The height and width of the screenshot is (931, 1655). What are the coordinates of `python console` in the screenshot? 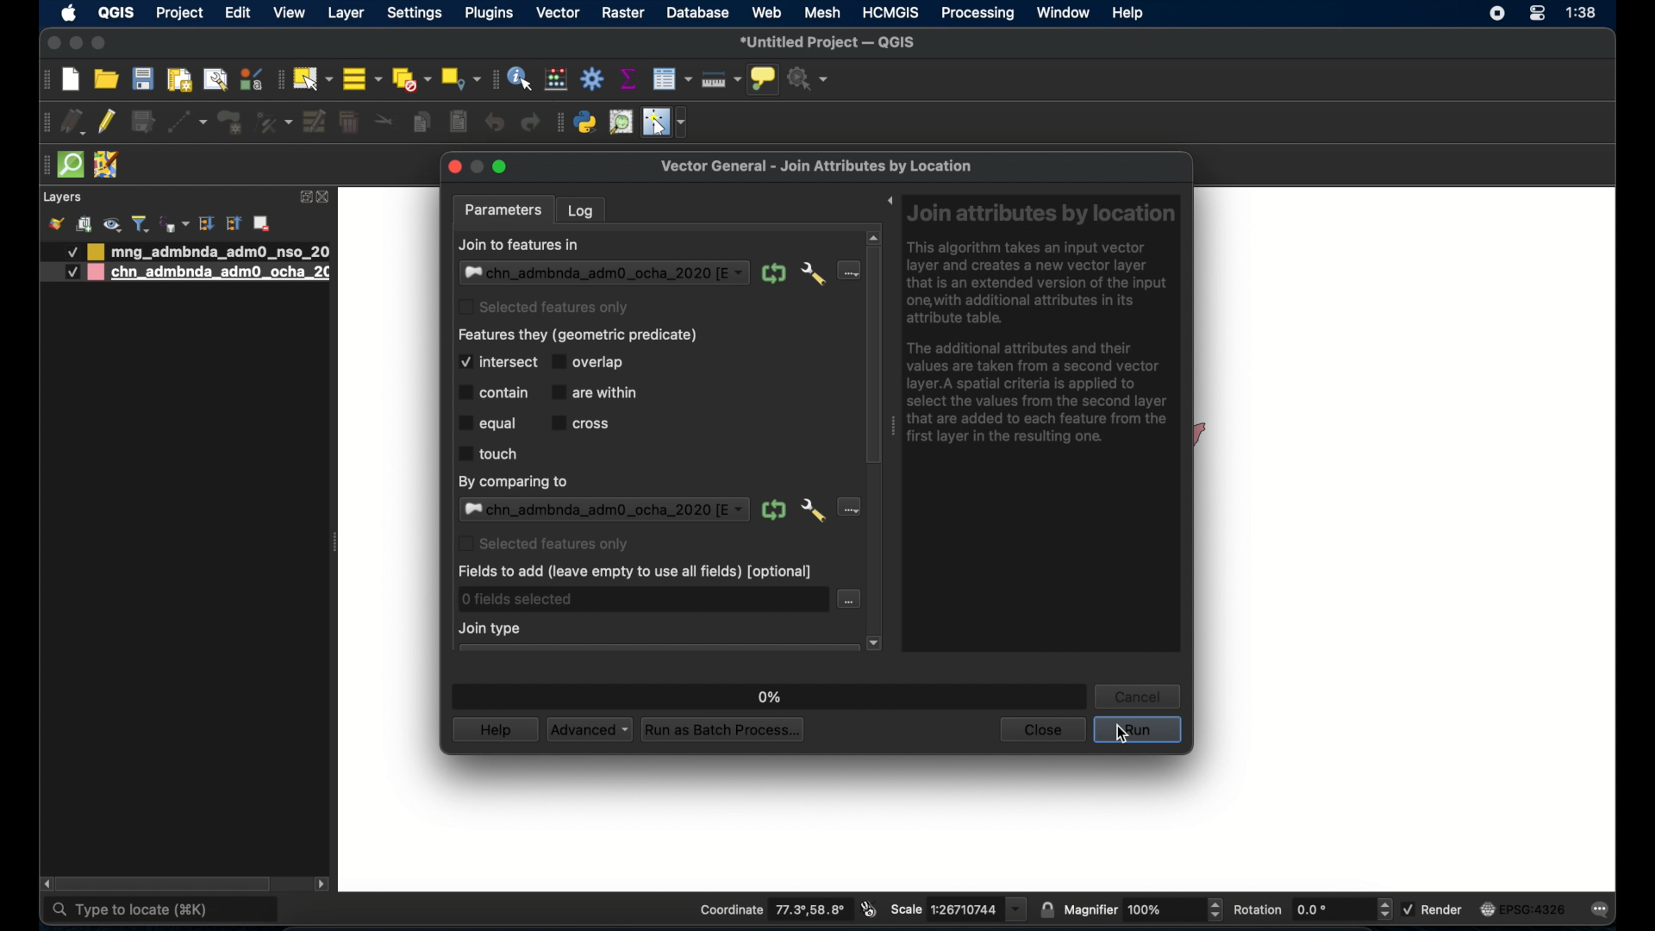 It's located at (586, 123).